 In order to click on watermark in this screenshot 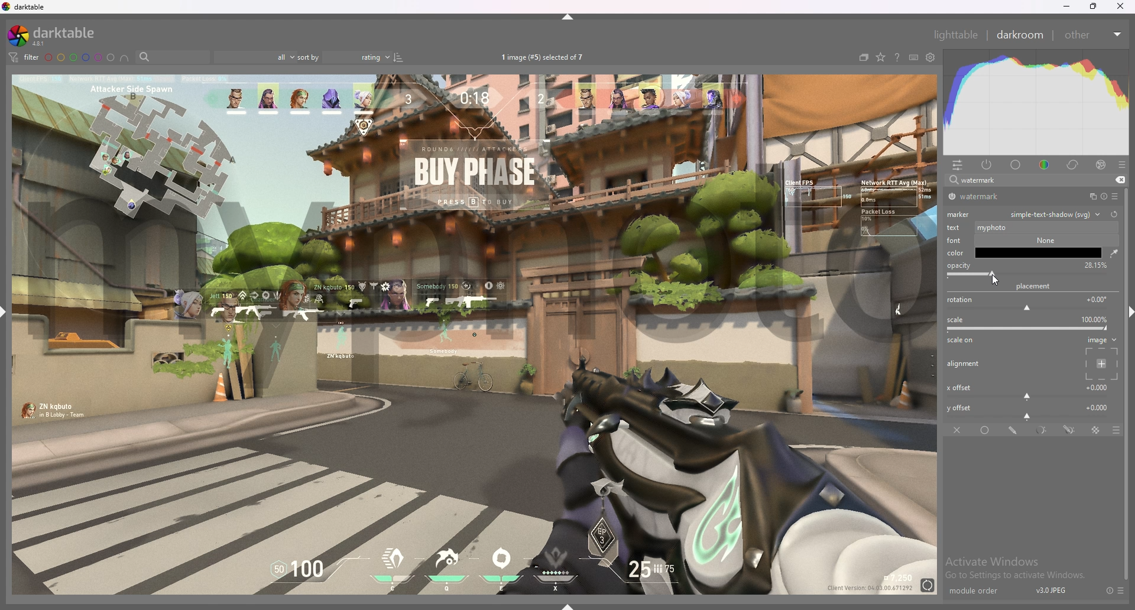, I will do `click(989, 197)`.